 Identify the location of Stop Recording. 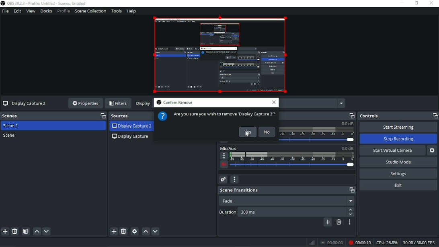
(399, 139).